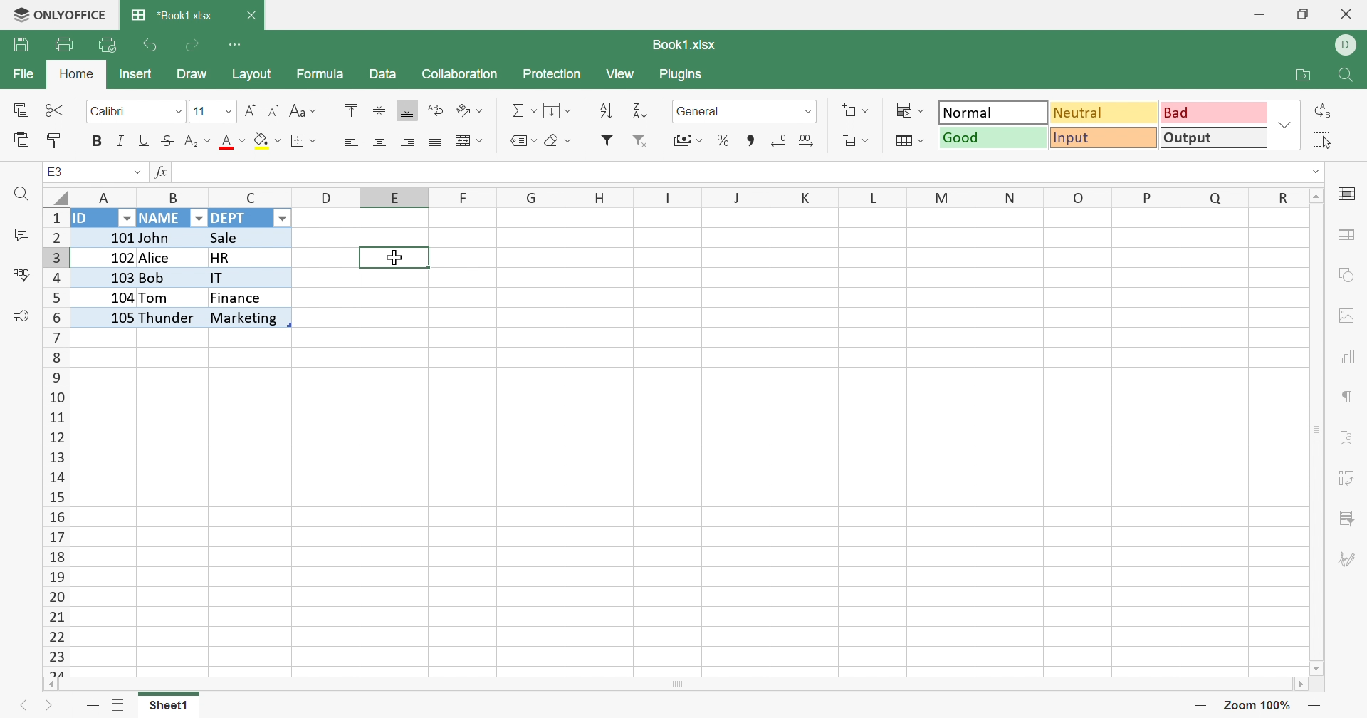 The width and height of the screenshot is (1367, 718). What do you see at coordinates (806, 113) in the screenshot?
I see `Drop Down` at bounding box center [806, 113].